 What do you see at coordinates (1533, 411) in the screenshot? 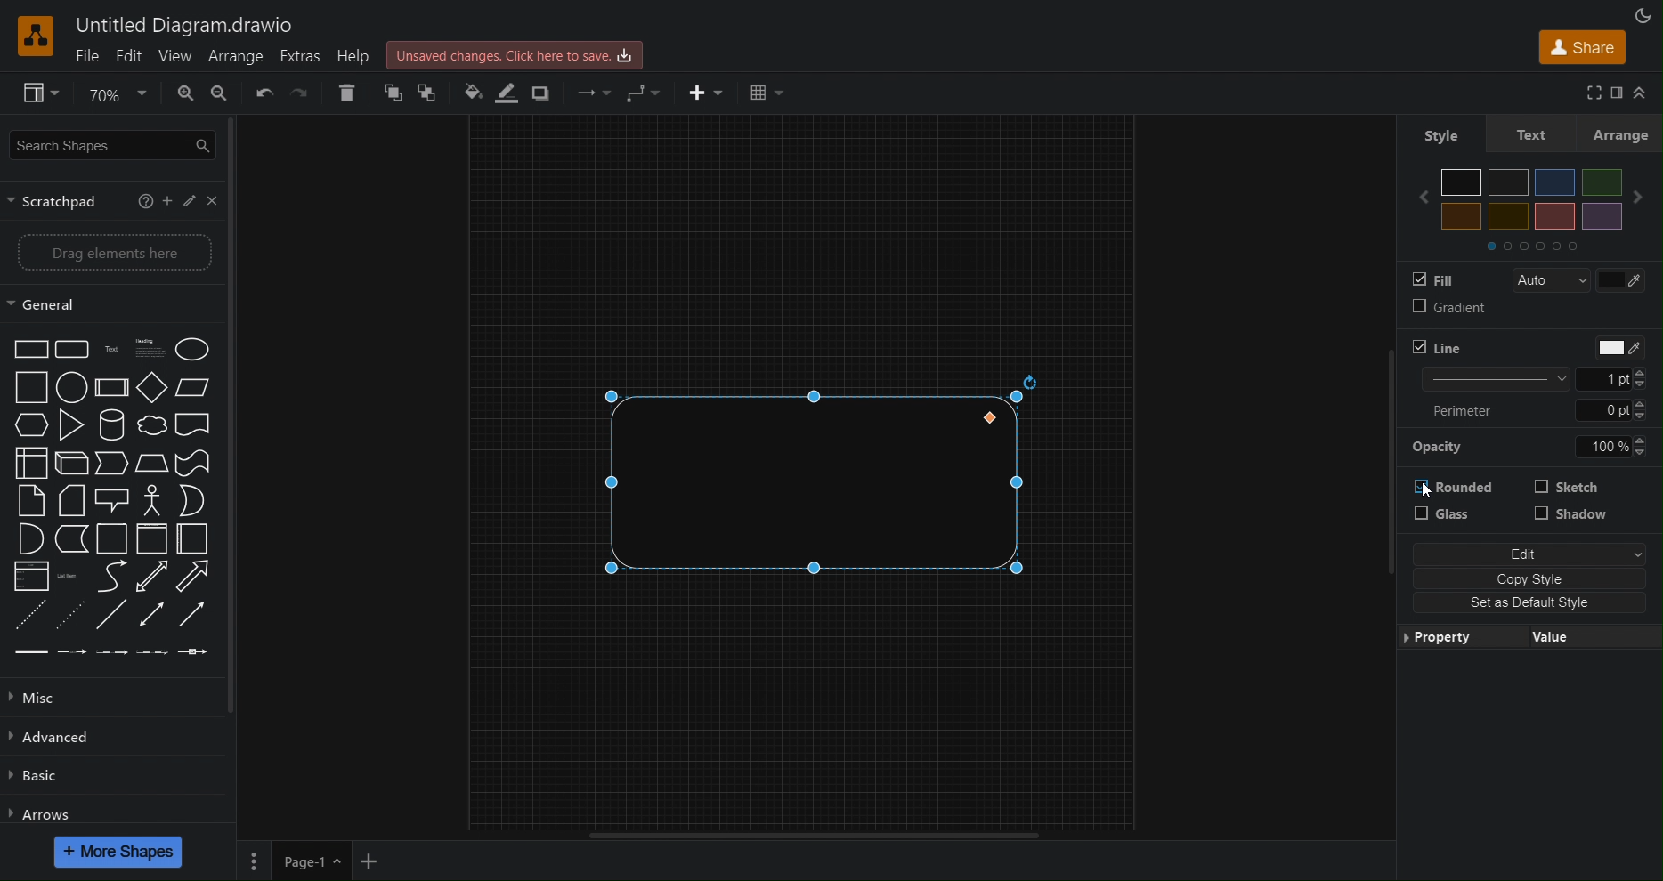
I see `Perimeter size` at bounding box center [1533, 411].